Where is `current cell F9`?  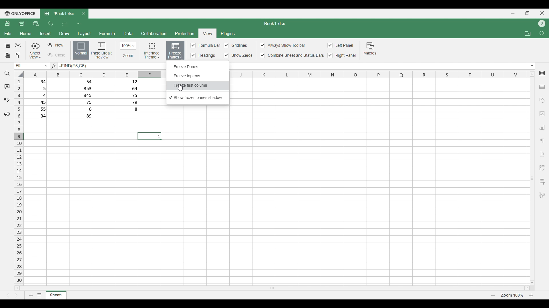 current cell F9 is located at coordinates (32, 66).